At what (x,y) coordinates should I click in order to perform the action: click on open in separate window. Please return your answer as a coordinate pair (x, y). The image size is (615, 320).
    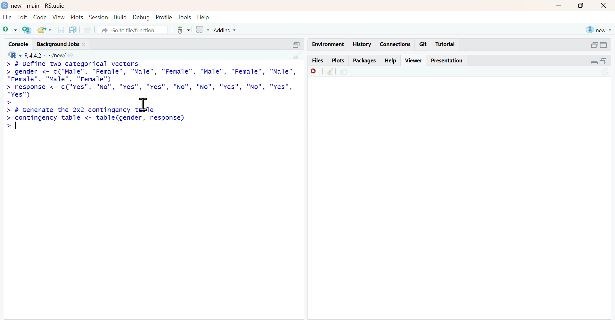
    Looking at the image, I should click on (296, 45).